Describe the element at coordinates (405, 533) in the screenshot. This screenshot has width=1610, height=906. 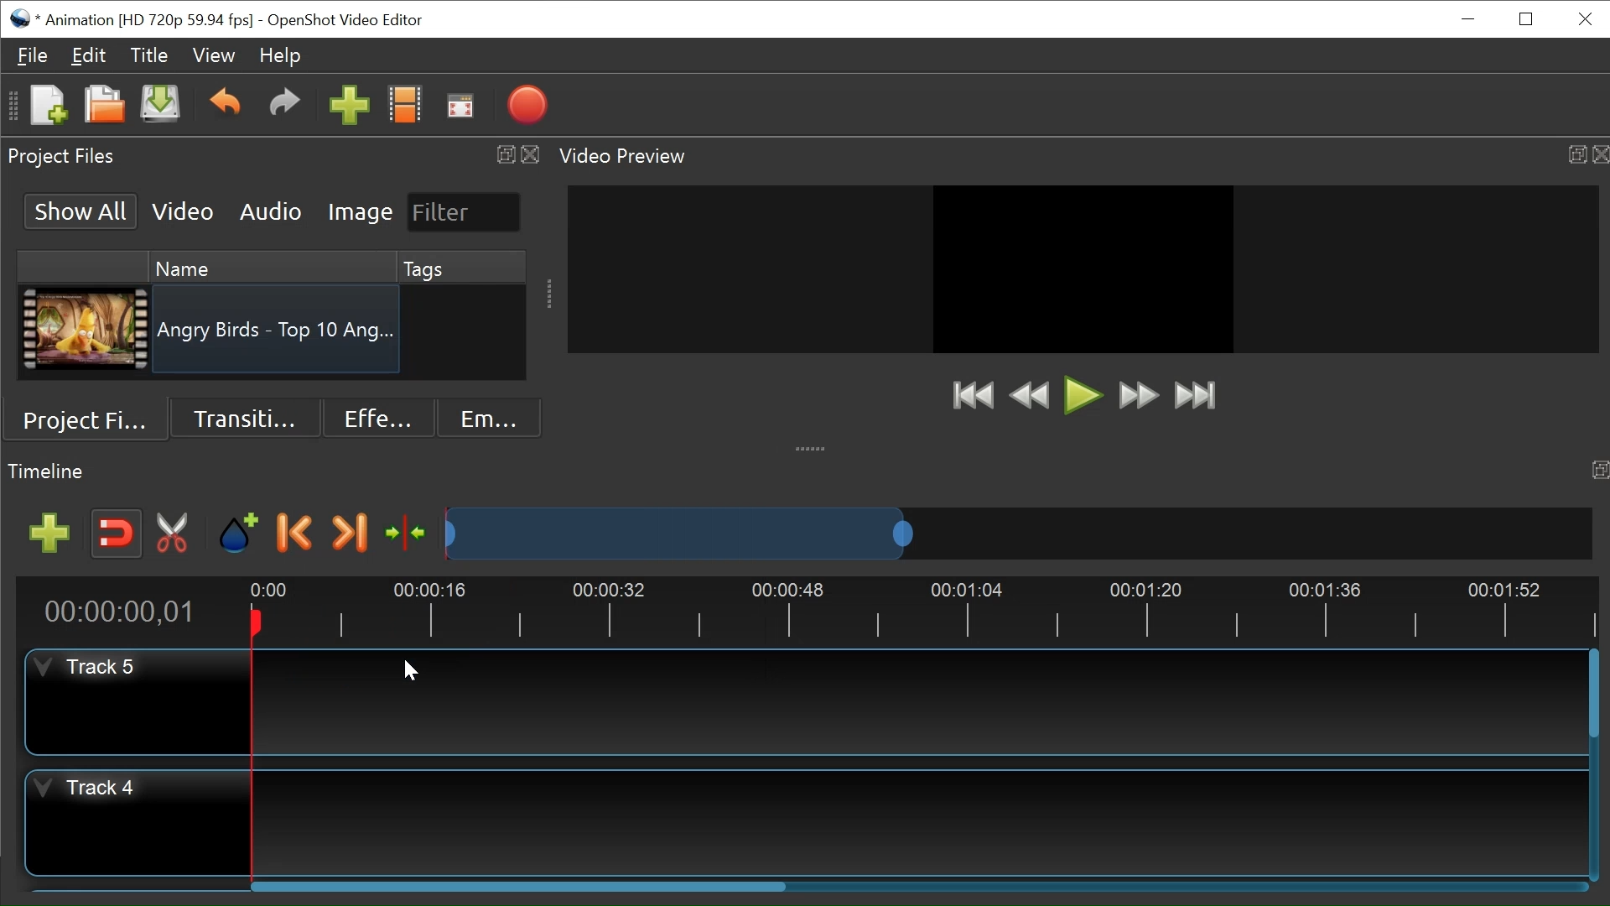
I see `Center the clips on the playhead` at that location.